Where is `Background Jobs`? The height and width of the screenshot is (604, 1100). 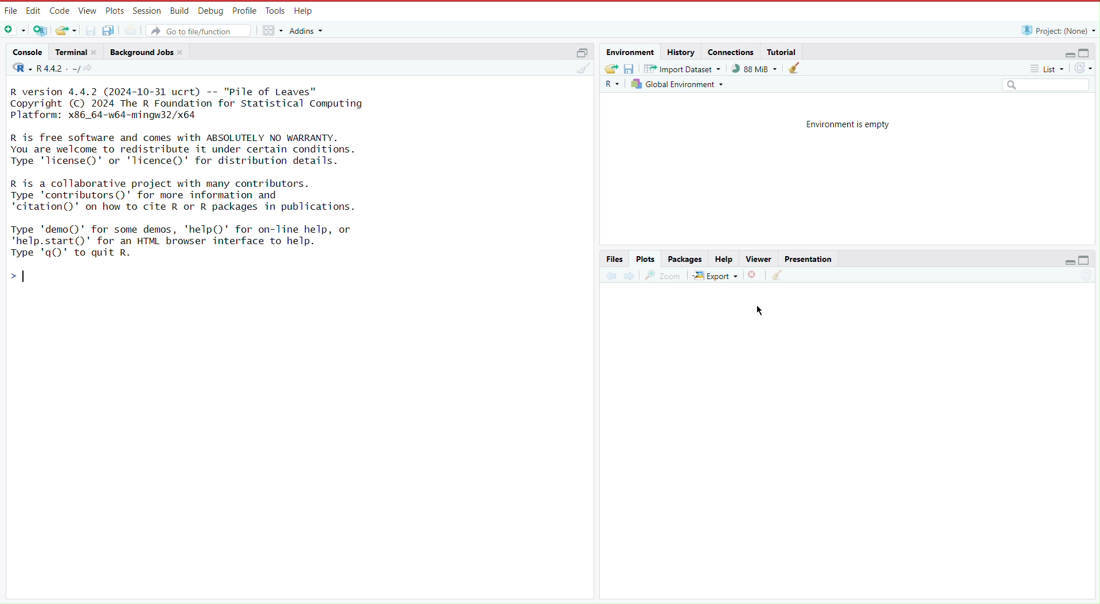
Background Jobs is located at coordinates (147, 52).